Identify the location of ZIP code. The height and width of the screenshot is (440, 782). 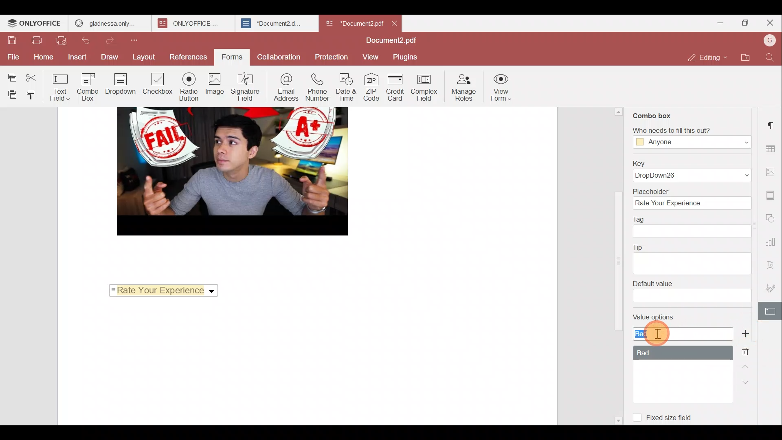
(372, 88).